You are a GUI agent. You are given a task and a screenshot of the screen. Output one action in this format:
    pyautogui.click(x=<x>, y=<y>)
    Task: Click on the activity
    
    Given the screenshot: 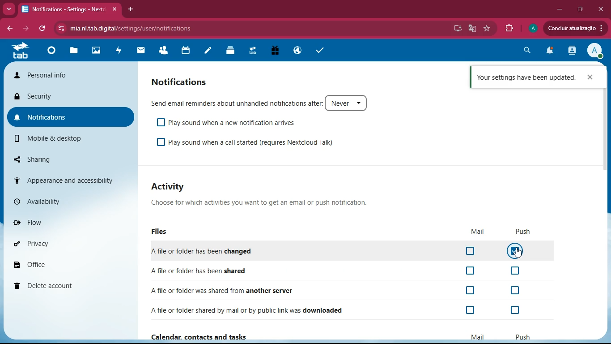 What is the action you would take?
    pyautogui.click(x=174, y=185)
    